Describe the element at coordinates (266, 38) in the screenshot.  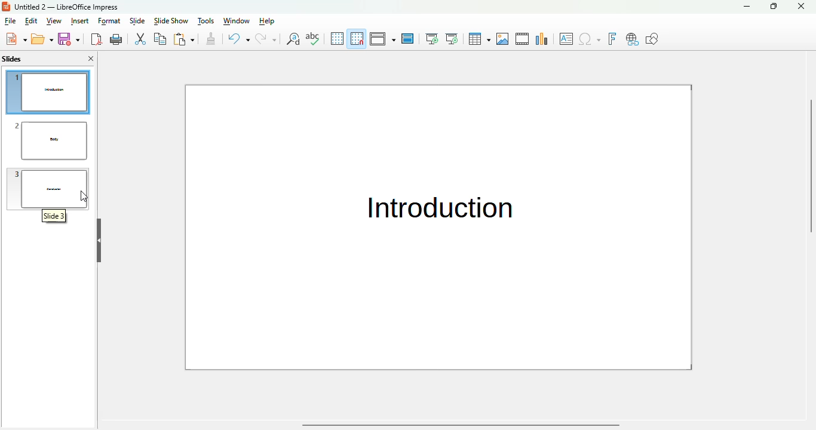
I see `redo` at that location.